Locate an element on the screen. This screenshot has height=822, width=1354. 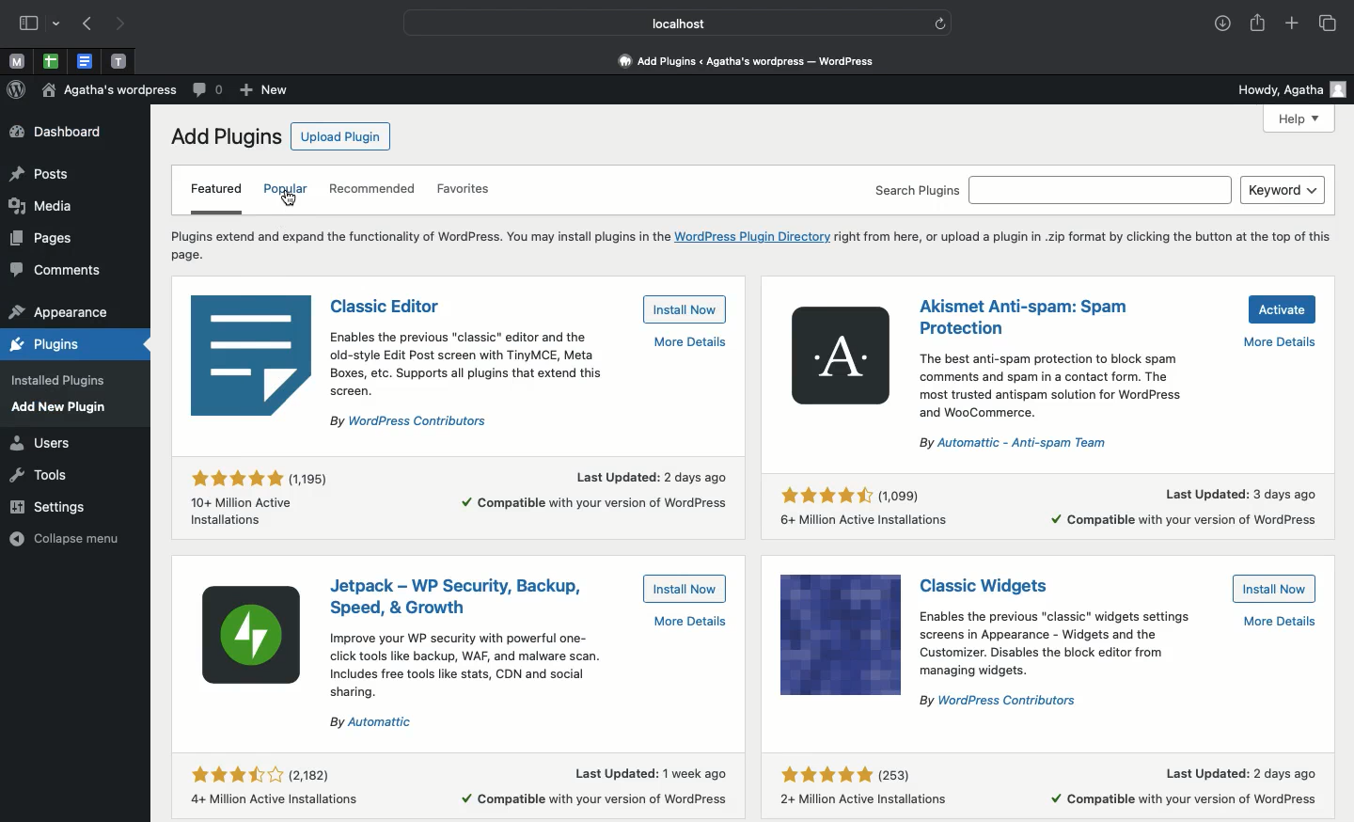
More details is located at coordinates (691, 340).